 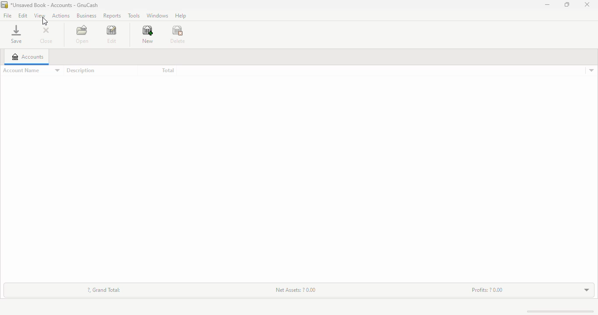 What do you see at coordinates (296, 289) in the screenshot?
I see `net assets: ? 0.00` at bounding box center [296, 289].